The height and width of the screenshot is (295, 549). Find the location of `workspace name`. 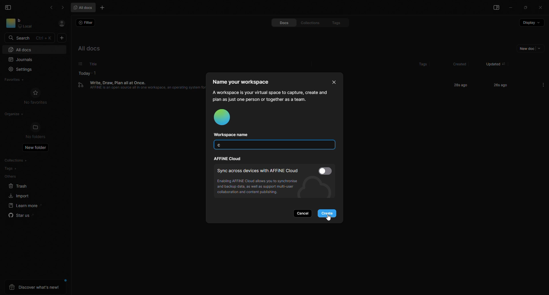

workspace name is located at coordinates (234, 135).